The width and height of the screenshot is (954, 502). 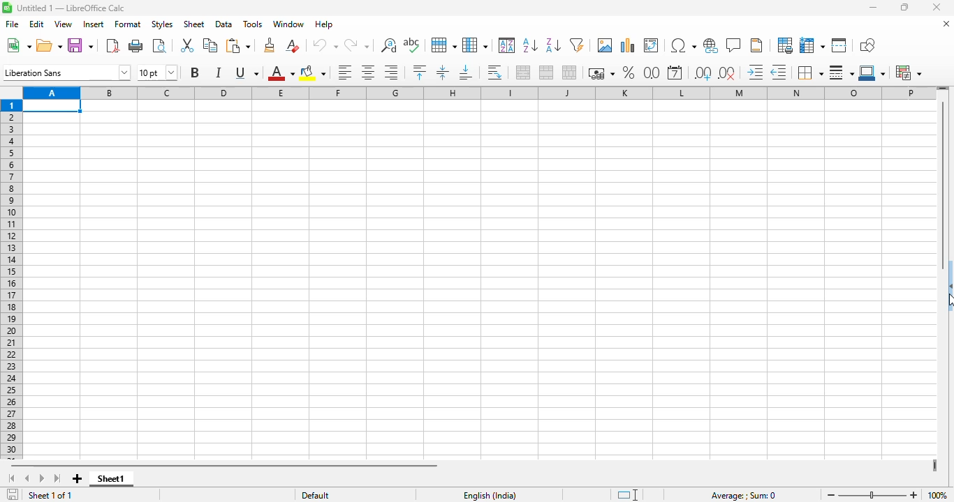 What do you see at coordinates (186, 45) in the screenshot?
I see `cut` at bounding box center [186, 45].